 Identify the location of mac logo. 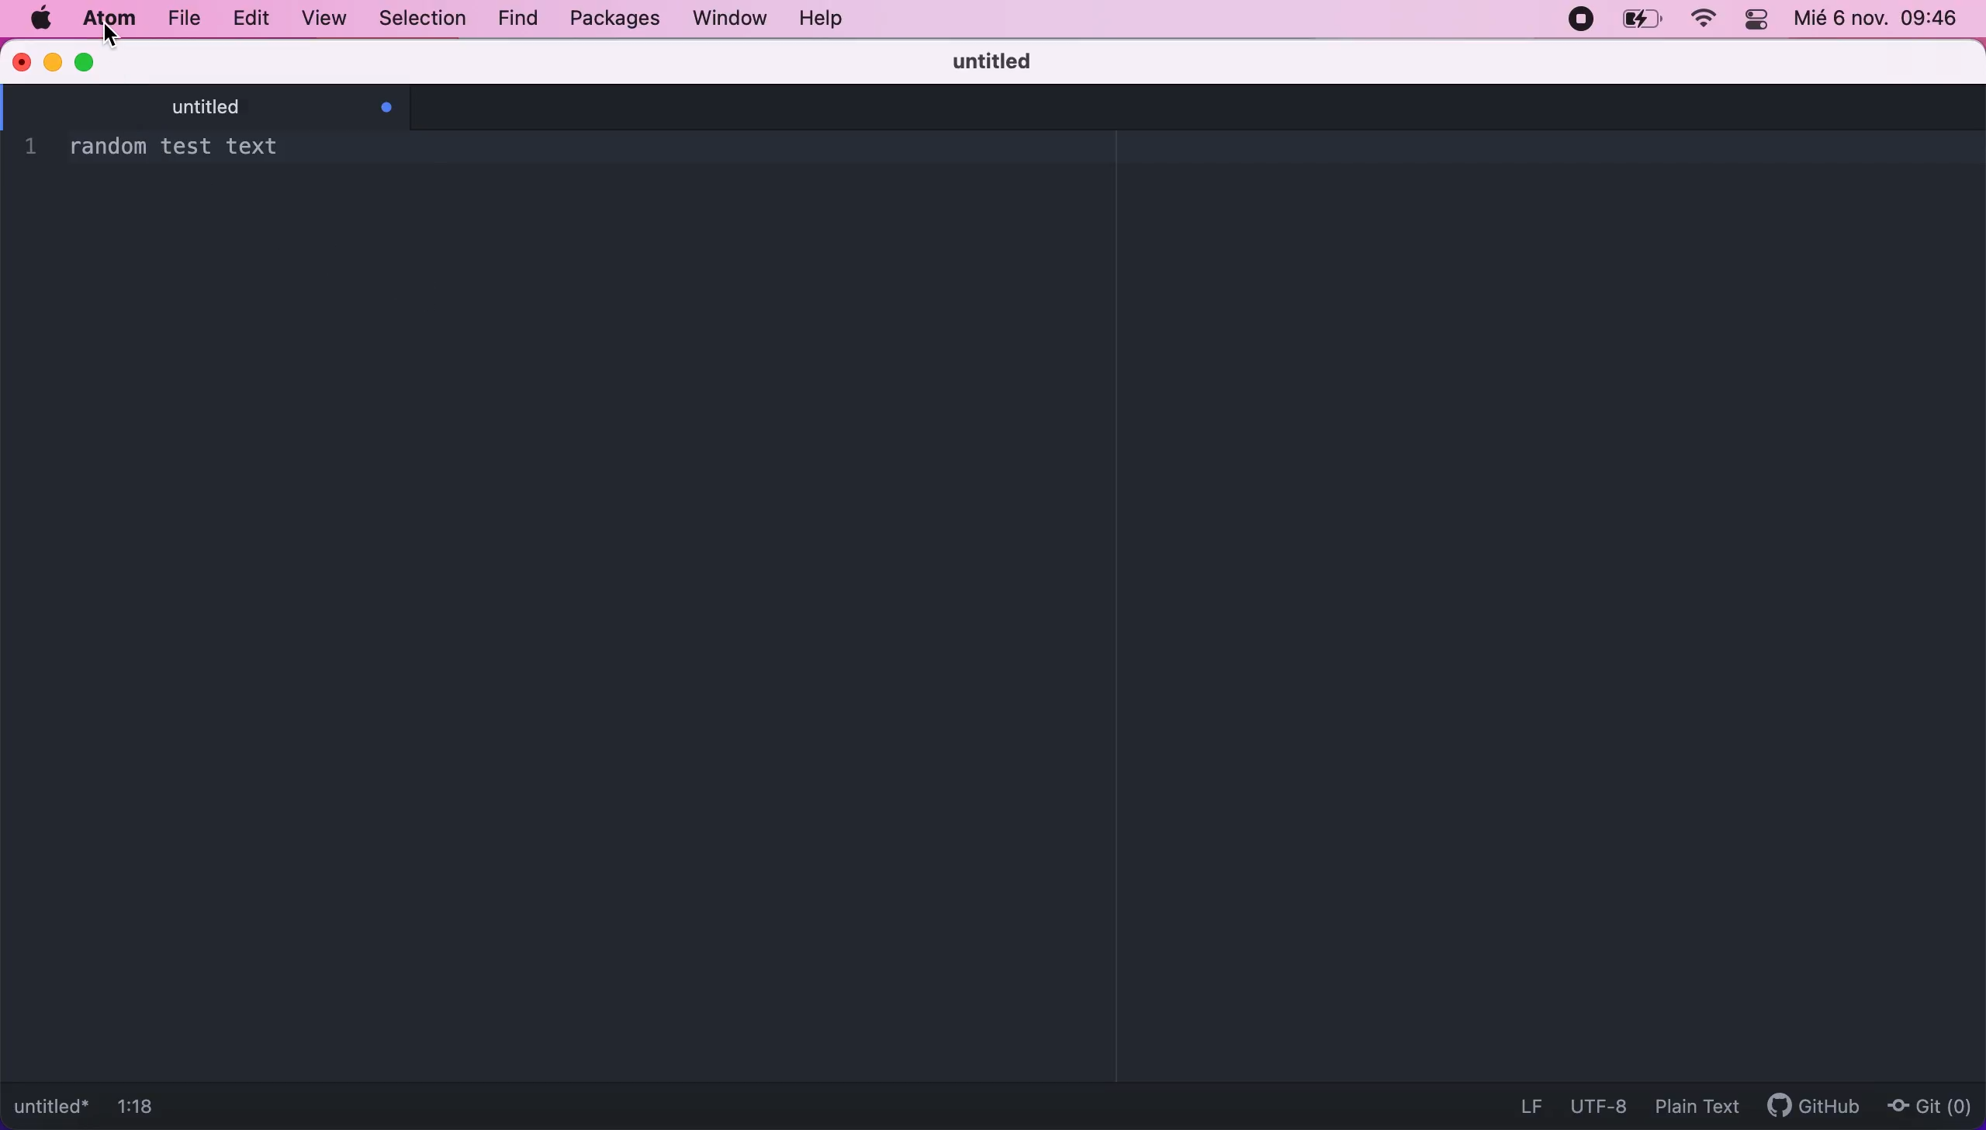
(40, 20).